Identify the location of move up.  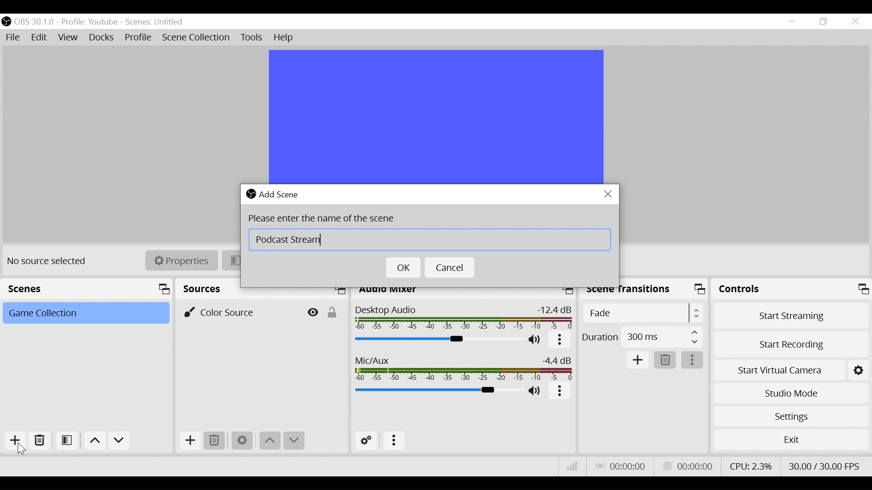
(94, 441).